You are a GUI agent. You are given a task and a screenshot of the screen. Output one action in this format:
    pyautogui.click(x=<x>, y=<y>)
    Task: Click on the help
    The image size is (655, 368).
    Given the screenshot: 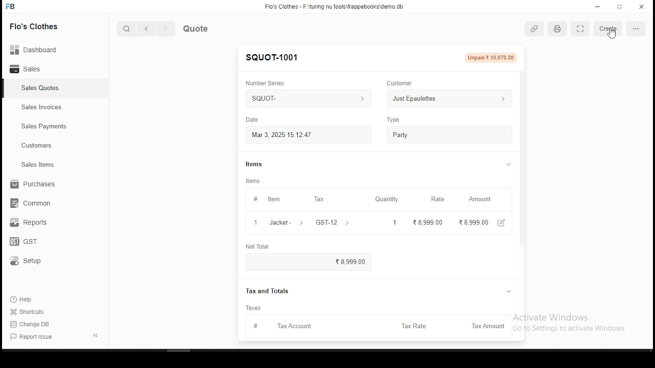 What is the action you would take?
    pyautogui.click(x=25, y=299)
    